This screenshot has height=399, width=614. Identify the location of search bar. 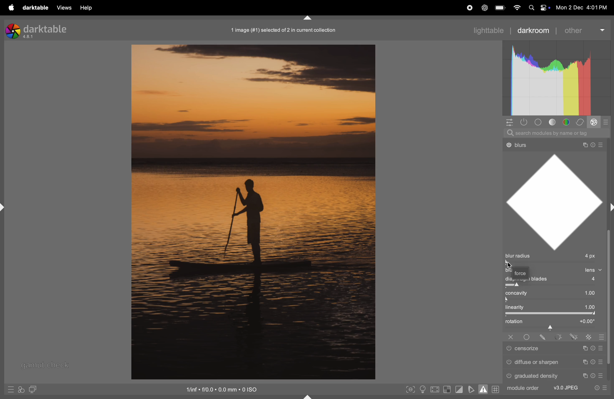
(558, 132).